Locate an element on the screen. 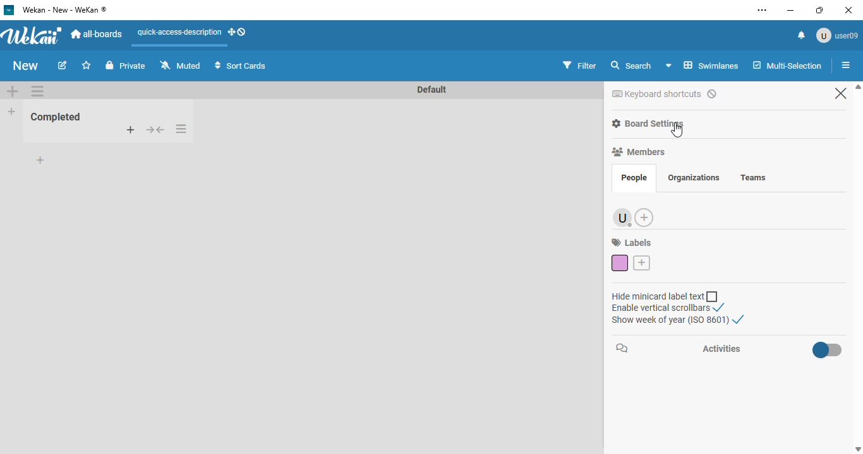 The height and width of the screenshot is (454, 863). enable activities is located at coordinates (828, 349).